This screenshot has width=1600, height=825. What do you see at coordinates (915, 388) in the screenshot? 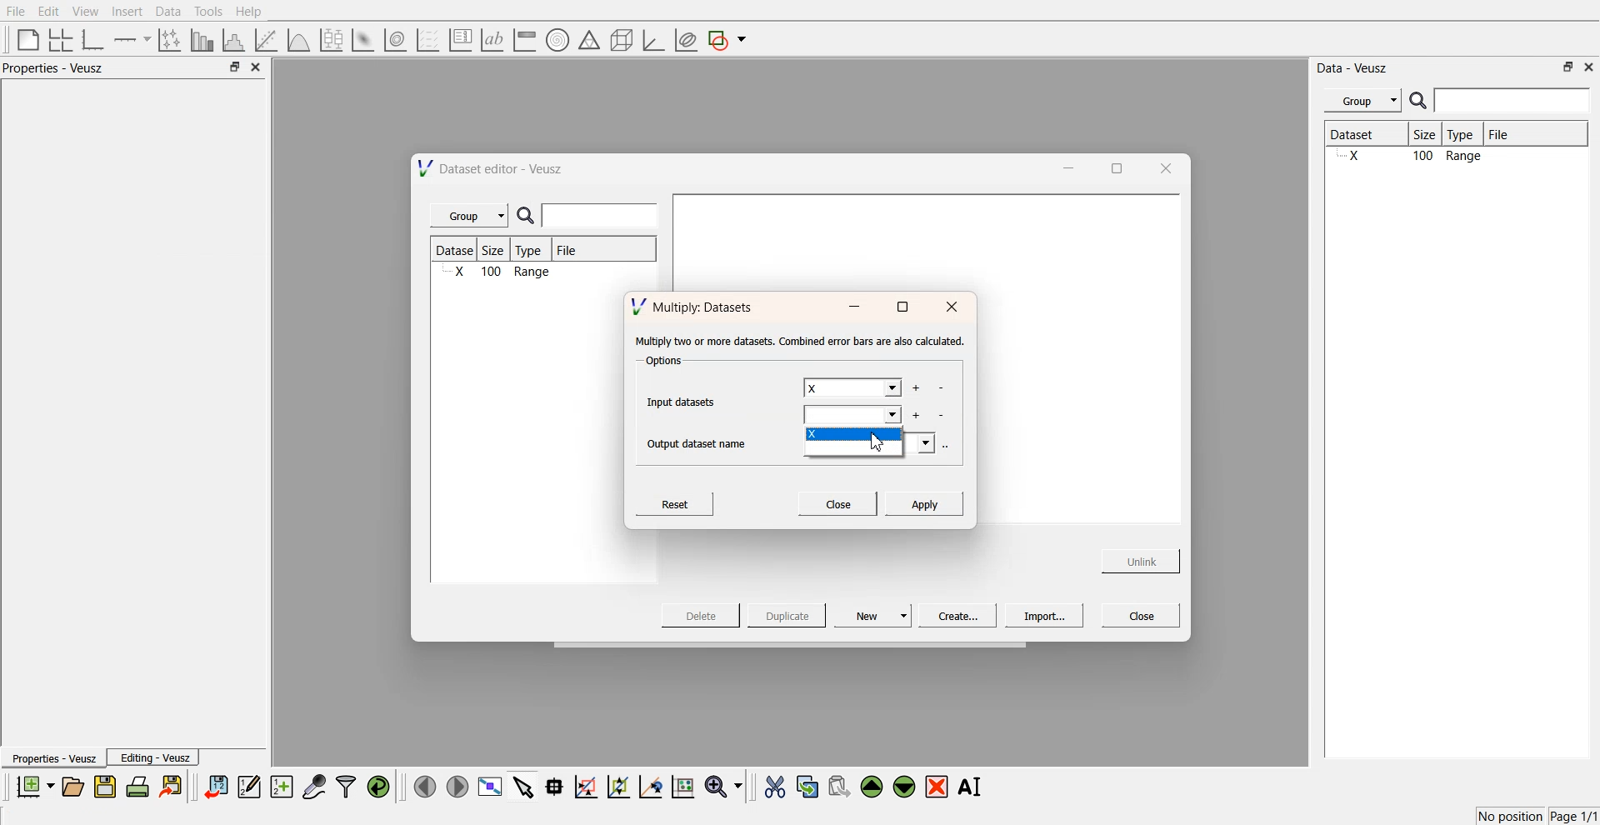
I see `add more` at bounding box center [915, 388].